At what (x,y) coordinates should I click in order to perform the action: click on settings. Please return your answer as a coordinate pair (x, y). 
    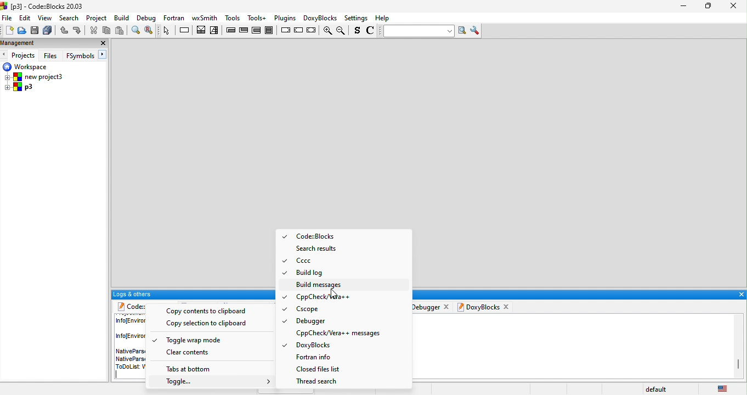
    Looking at the image, I should click on (356, 19).